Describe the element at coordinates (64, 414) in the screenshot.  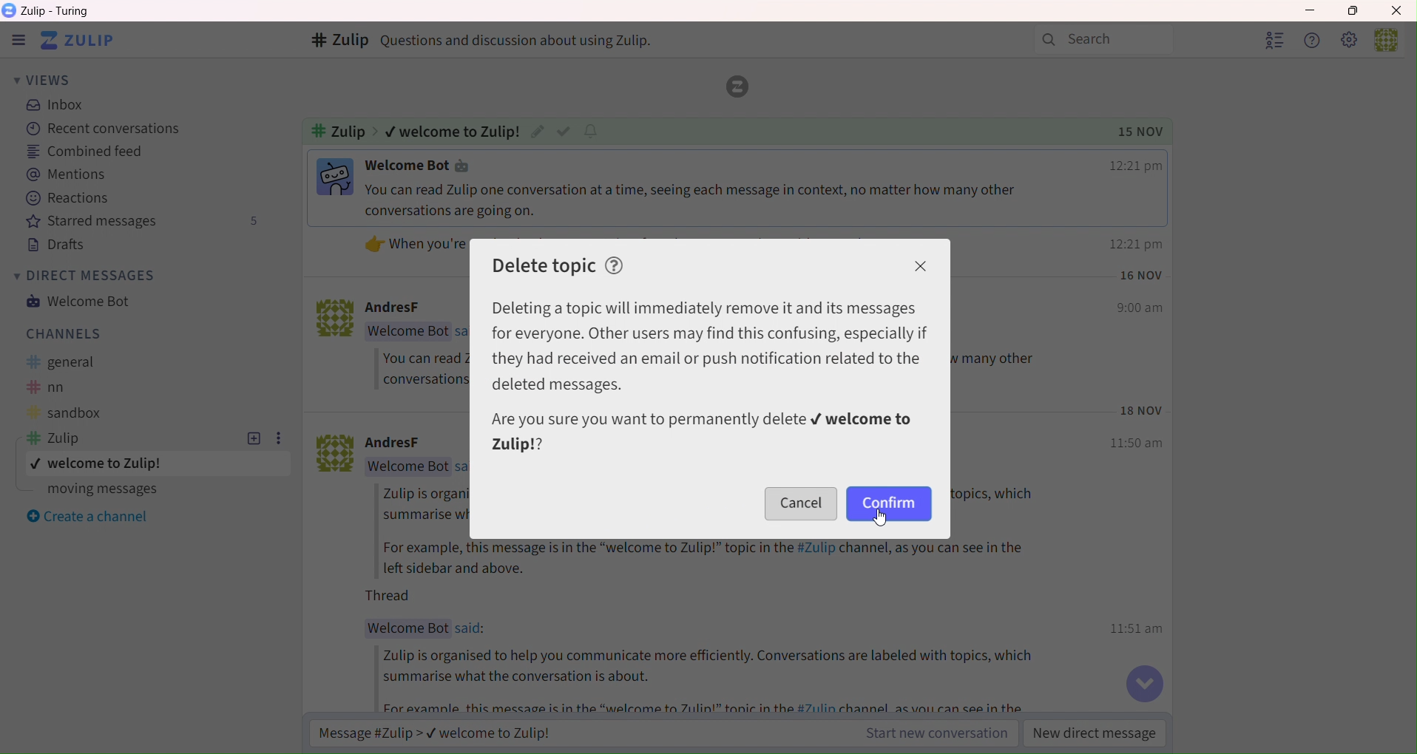
I see `Text` at that location.